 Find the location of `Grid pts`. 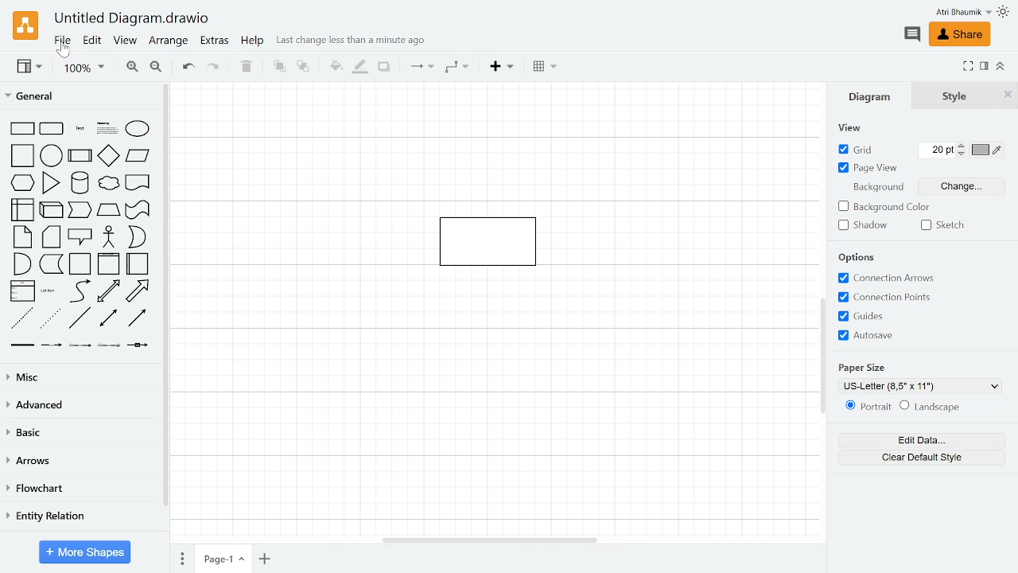

Grid pts is located at coordinates (938, 150).